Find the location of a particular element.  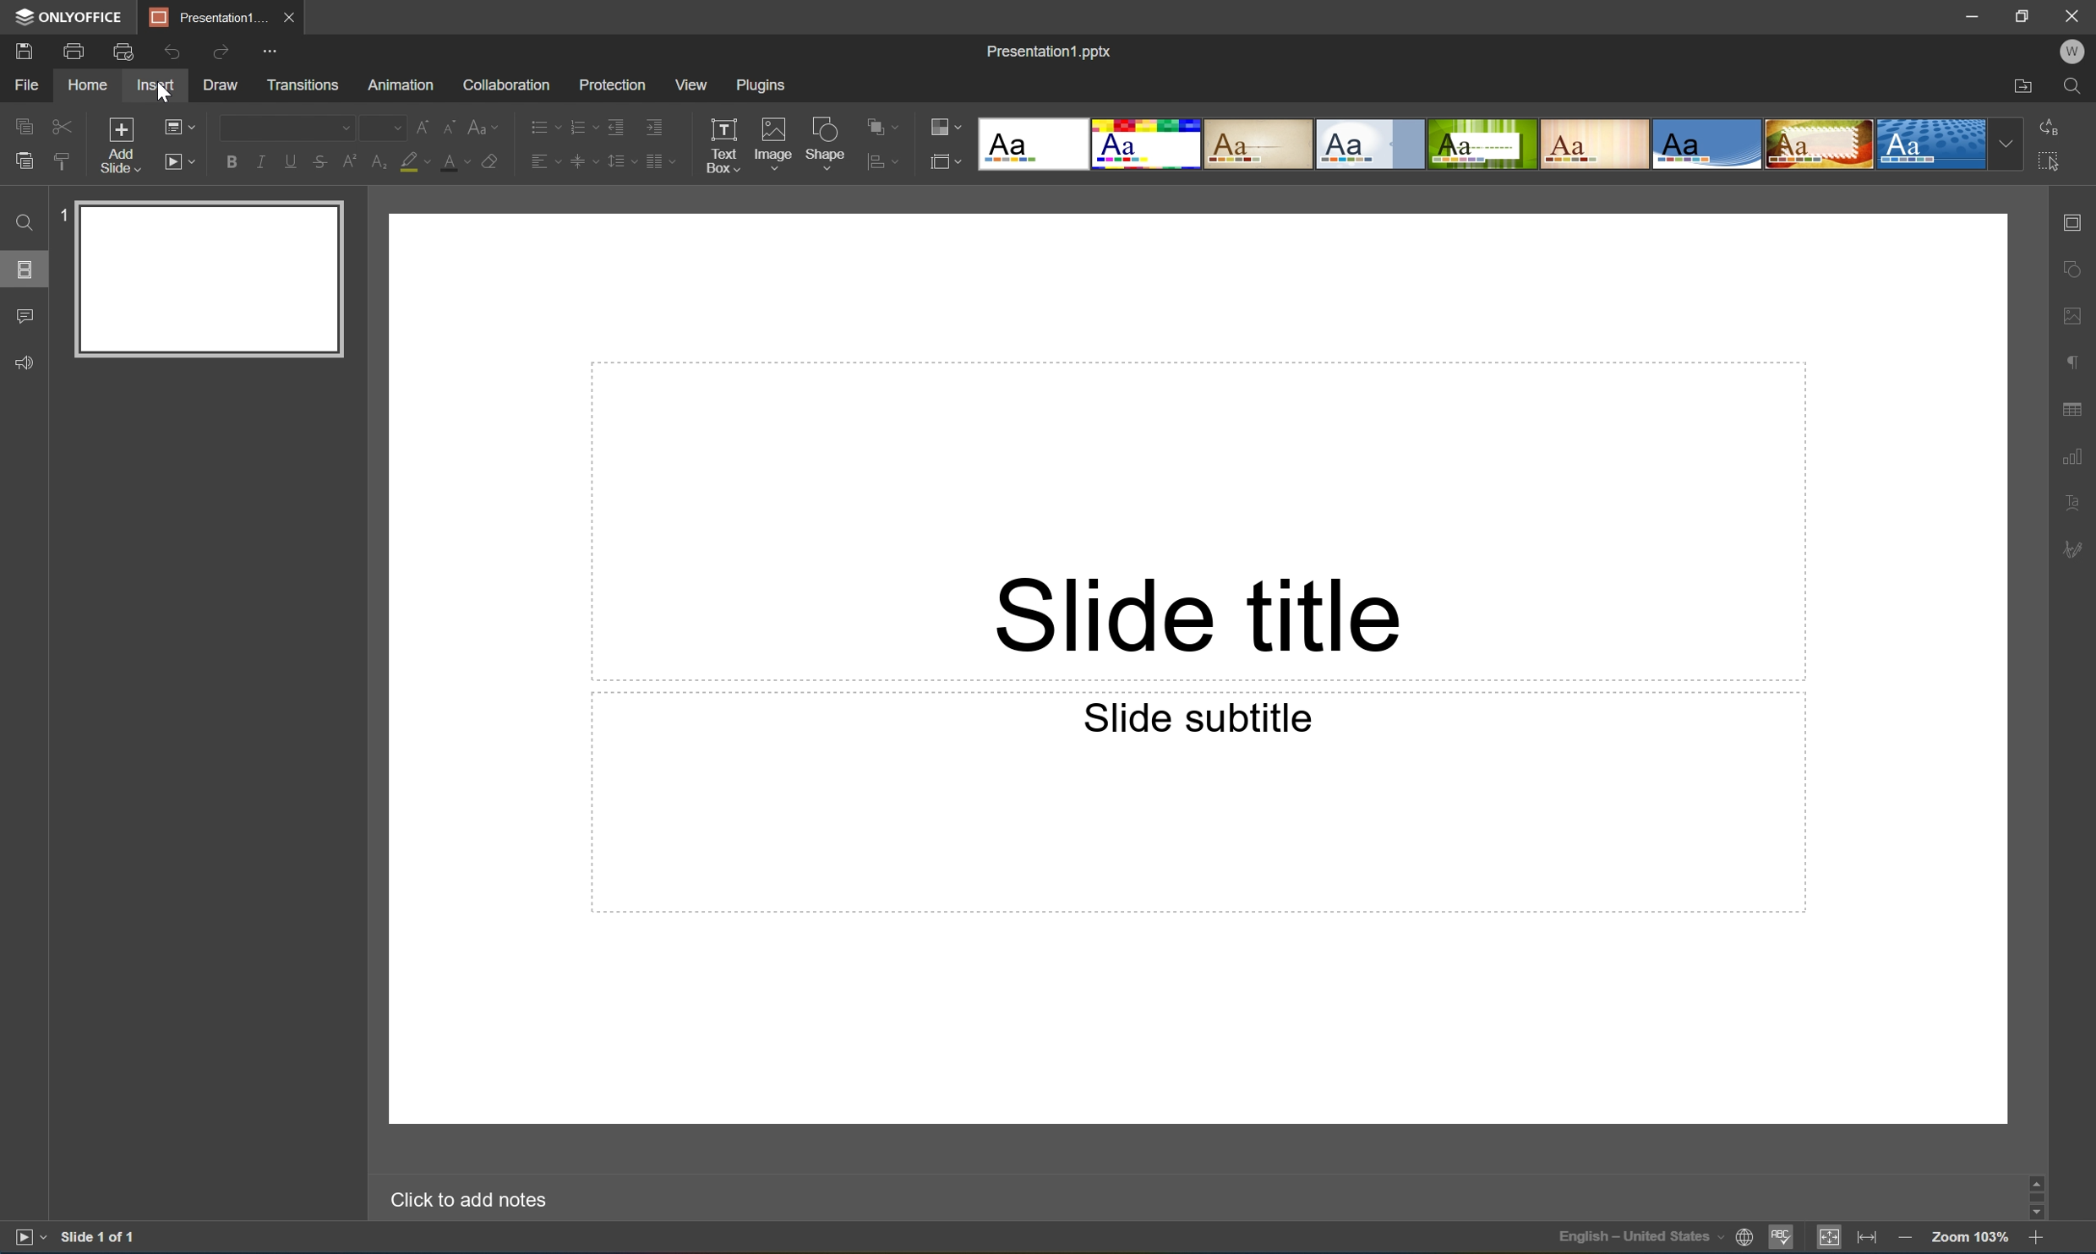

Zoom 103% is located at coordinates (1969, 1236).